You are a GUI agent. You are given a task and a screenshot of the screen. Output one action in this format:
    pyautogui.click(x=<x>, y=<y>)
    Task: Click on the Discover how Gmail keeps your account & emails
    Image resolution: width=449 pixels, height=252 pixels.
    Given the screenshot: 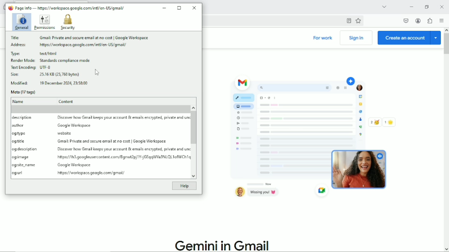 What is the action you would take?
    pyautogui.click(x=124, y=150)
    